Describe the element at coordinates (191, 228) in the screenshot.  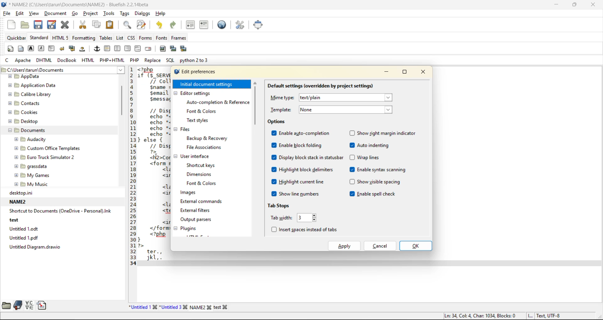
I see `plugins` at that location.